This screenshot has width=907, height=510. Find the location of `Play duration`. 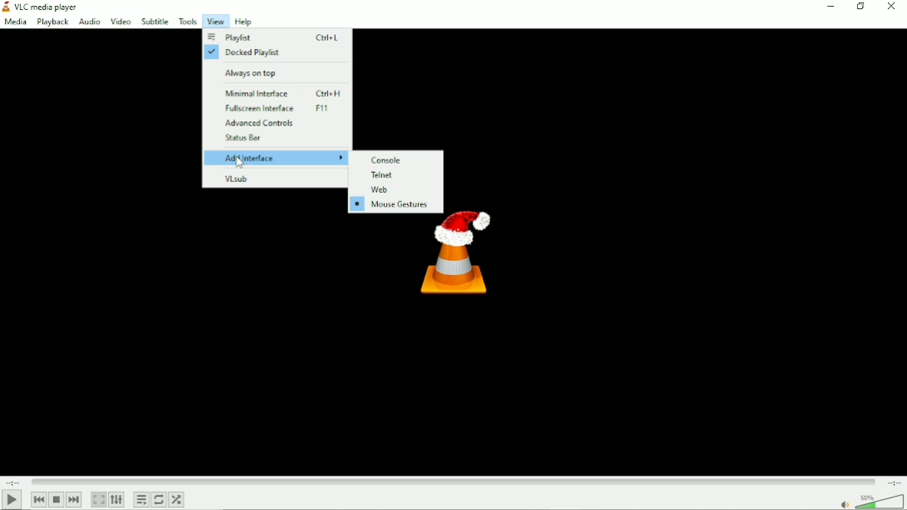

Play duration is located at coordinates (452, 480).